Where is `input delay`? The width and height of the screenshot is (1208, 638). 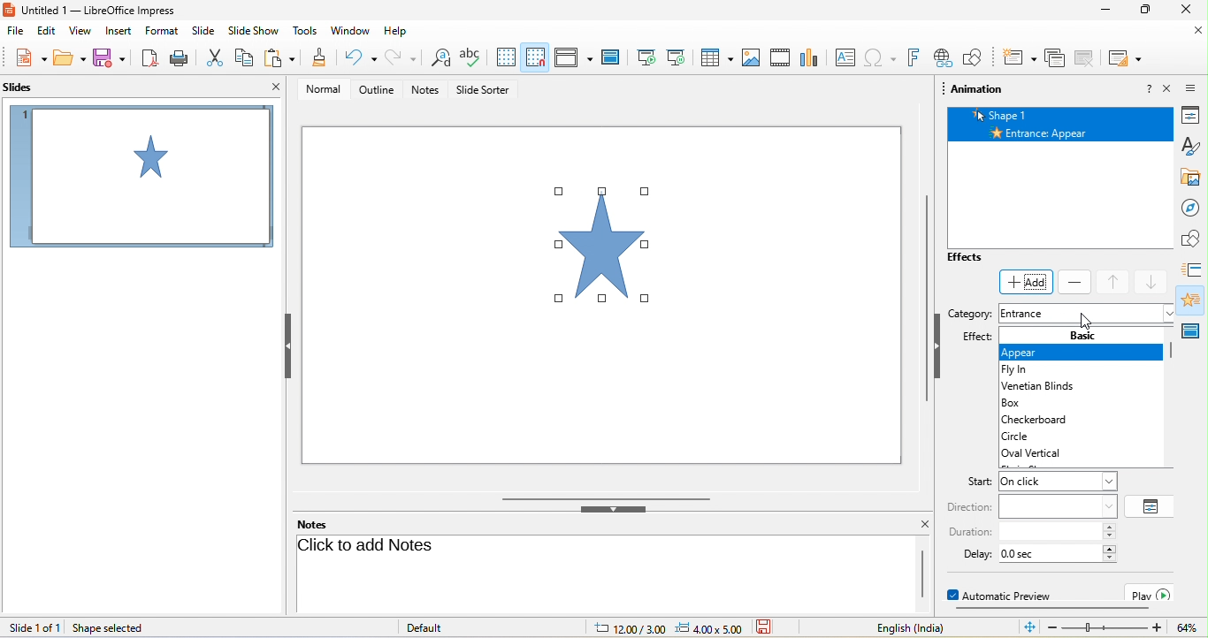
input delay is located at coordinates (1051, 553).